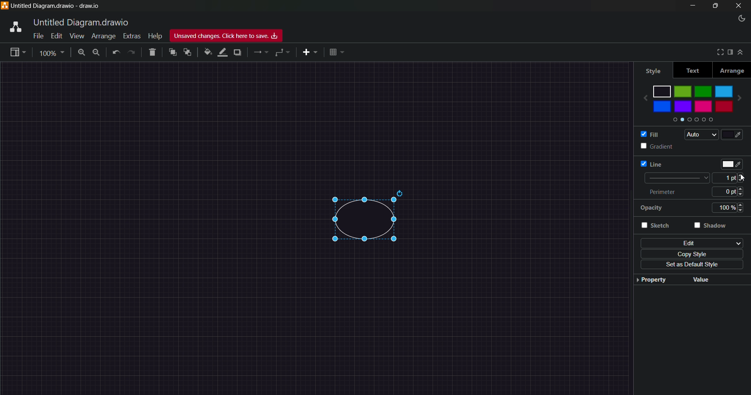  Describe the element at coordinates (742, 98) in the screenshot. I see `next` at that location.